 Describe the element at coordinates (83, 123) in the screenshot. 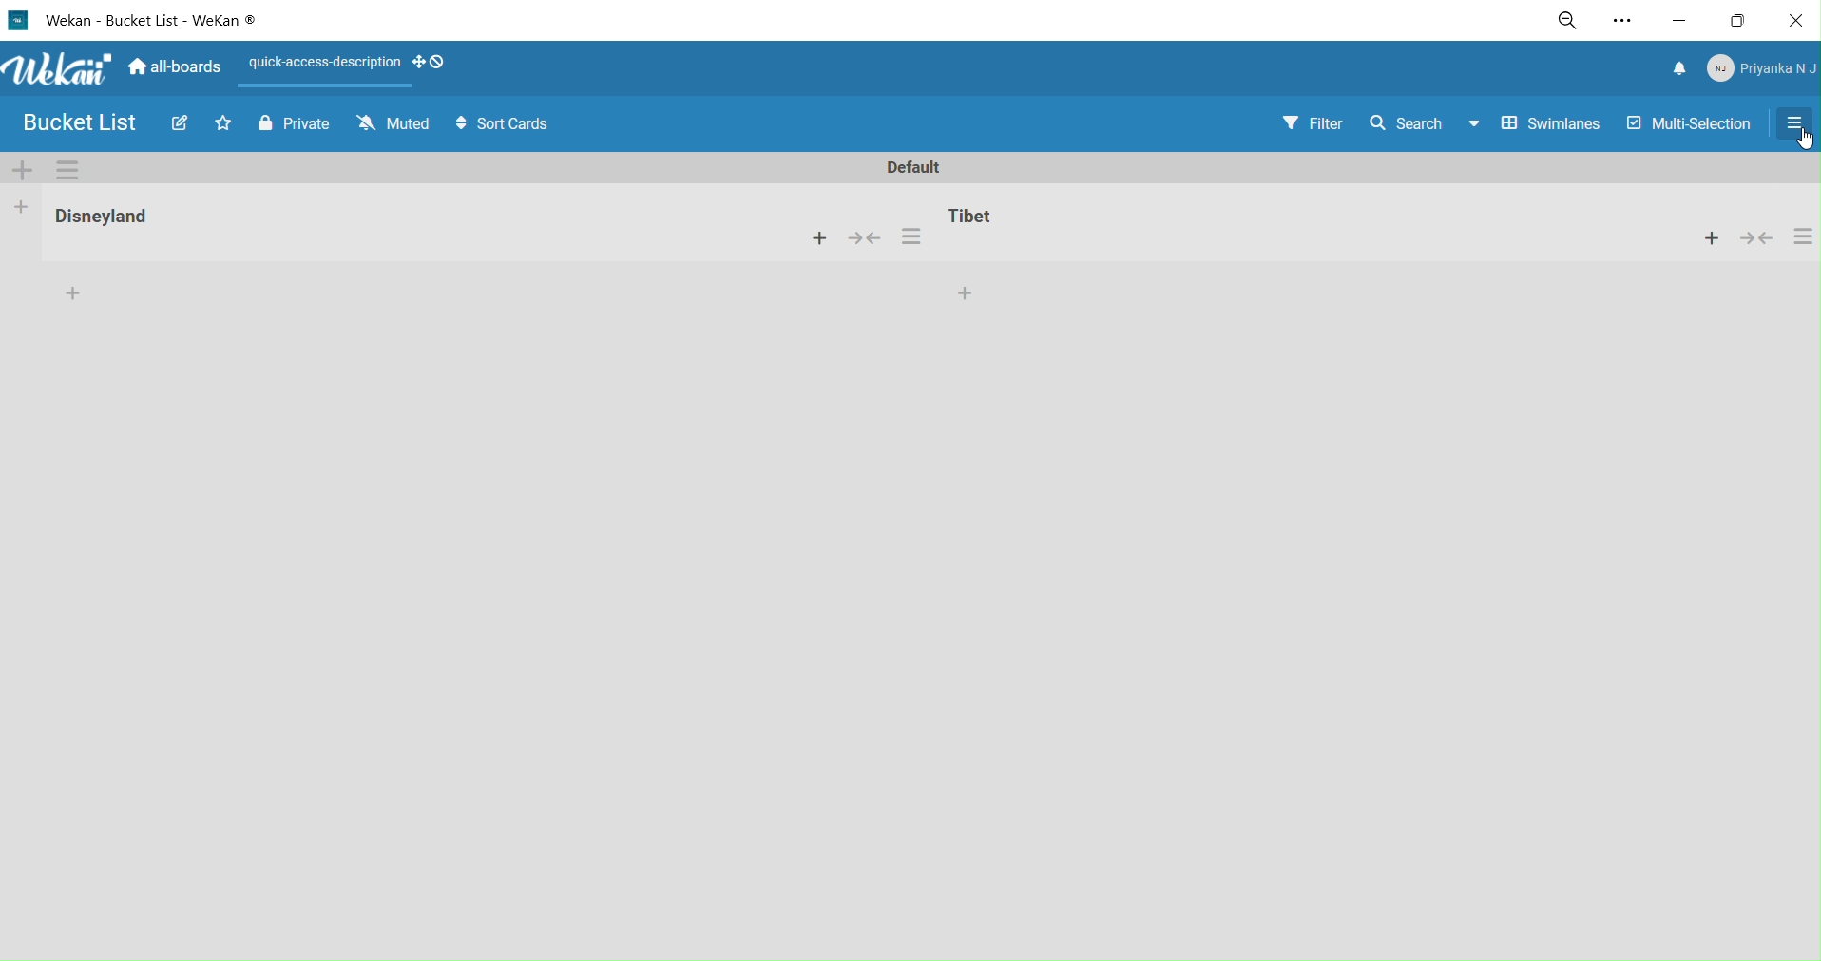

I see `board name` at that location.